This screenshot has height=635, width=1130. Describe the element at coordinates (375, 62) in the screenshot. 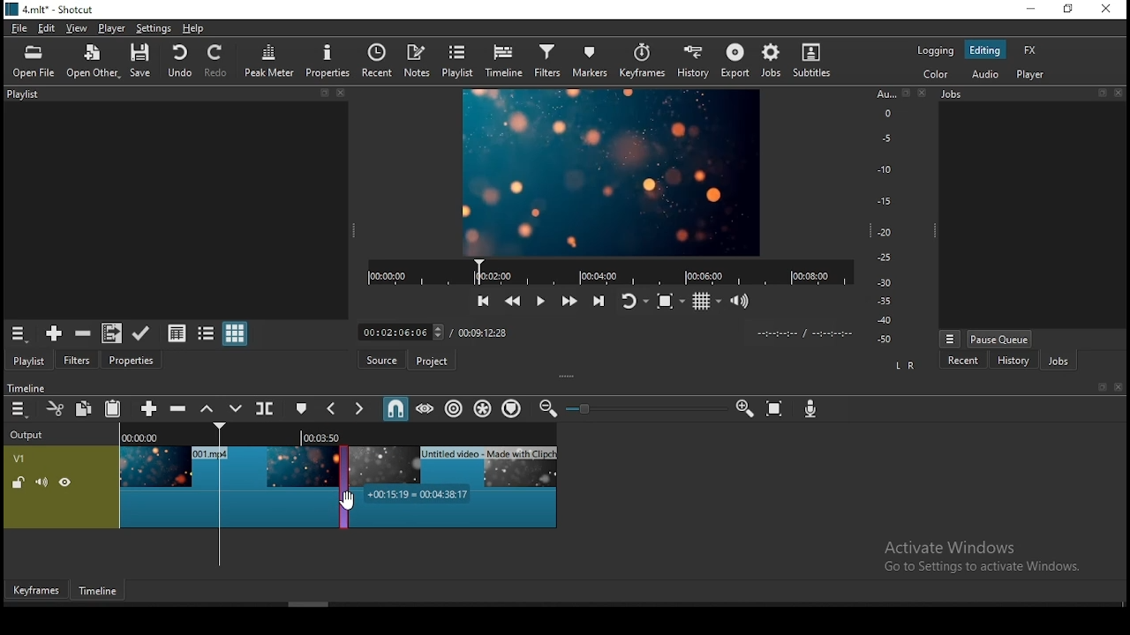

I see `recent` at that location.